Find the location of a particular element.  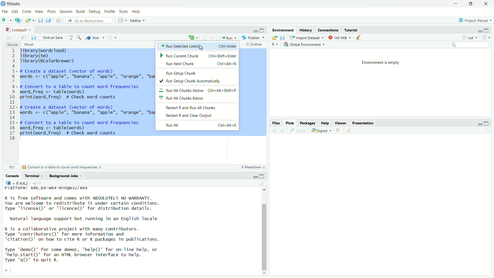

Edit is located at coordinates (15, 11).